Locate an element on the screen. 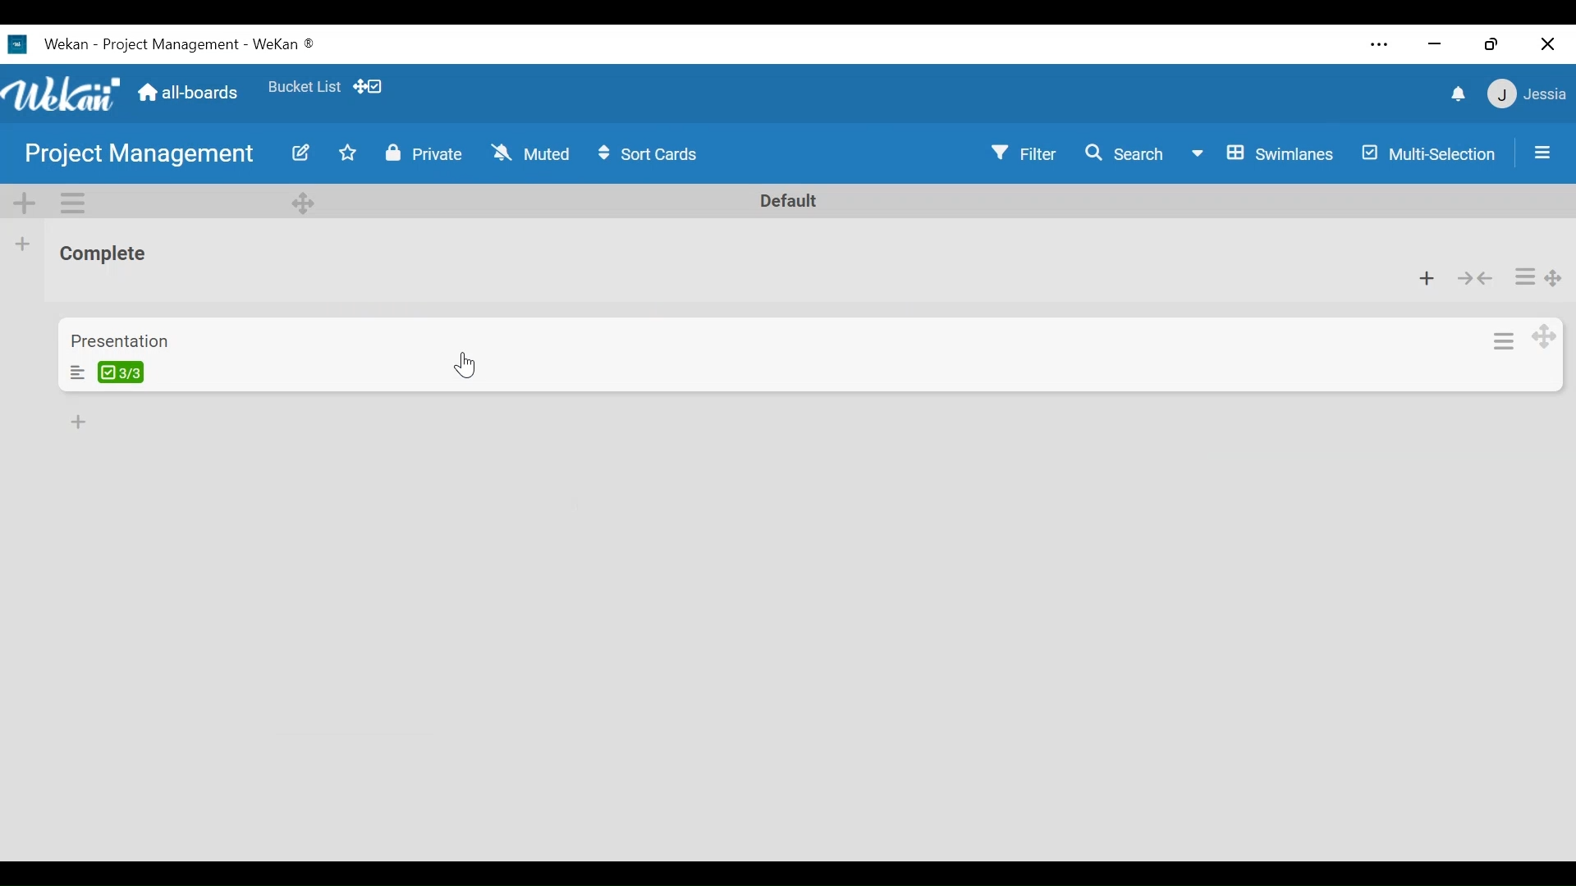  Cursor is located at coordinates (469, 365).